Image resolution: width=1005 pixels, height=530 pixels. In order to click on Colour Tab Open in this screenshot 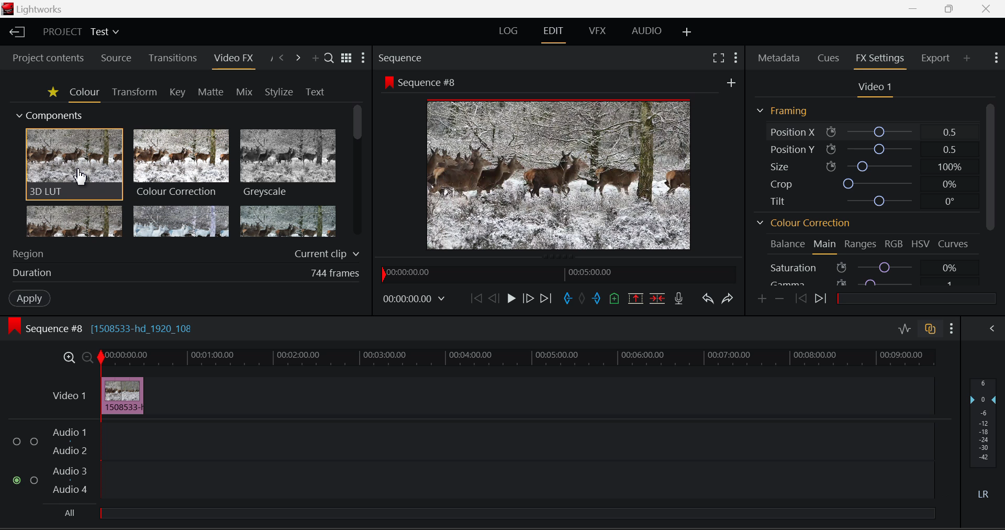, I will do `click(84, 95)`.